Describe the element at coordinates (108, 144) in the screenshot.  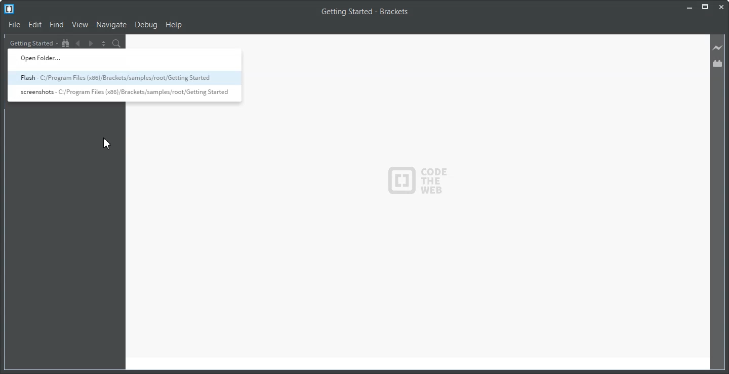
I see `Cursor` at that location.